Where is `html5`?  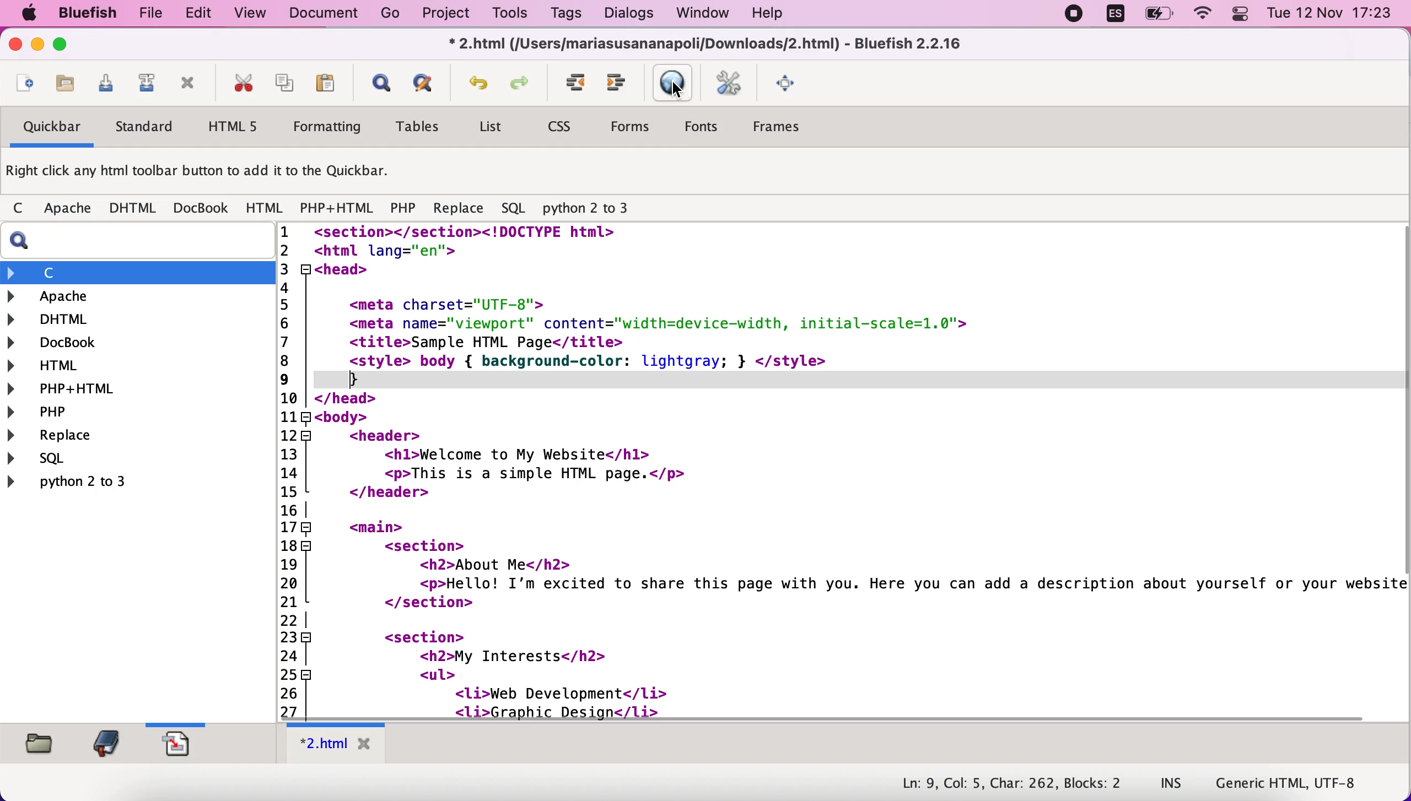 html5 is located at coordinates (241, 127).